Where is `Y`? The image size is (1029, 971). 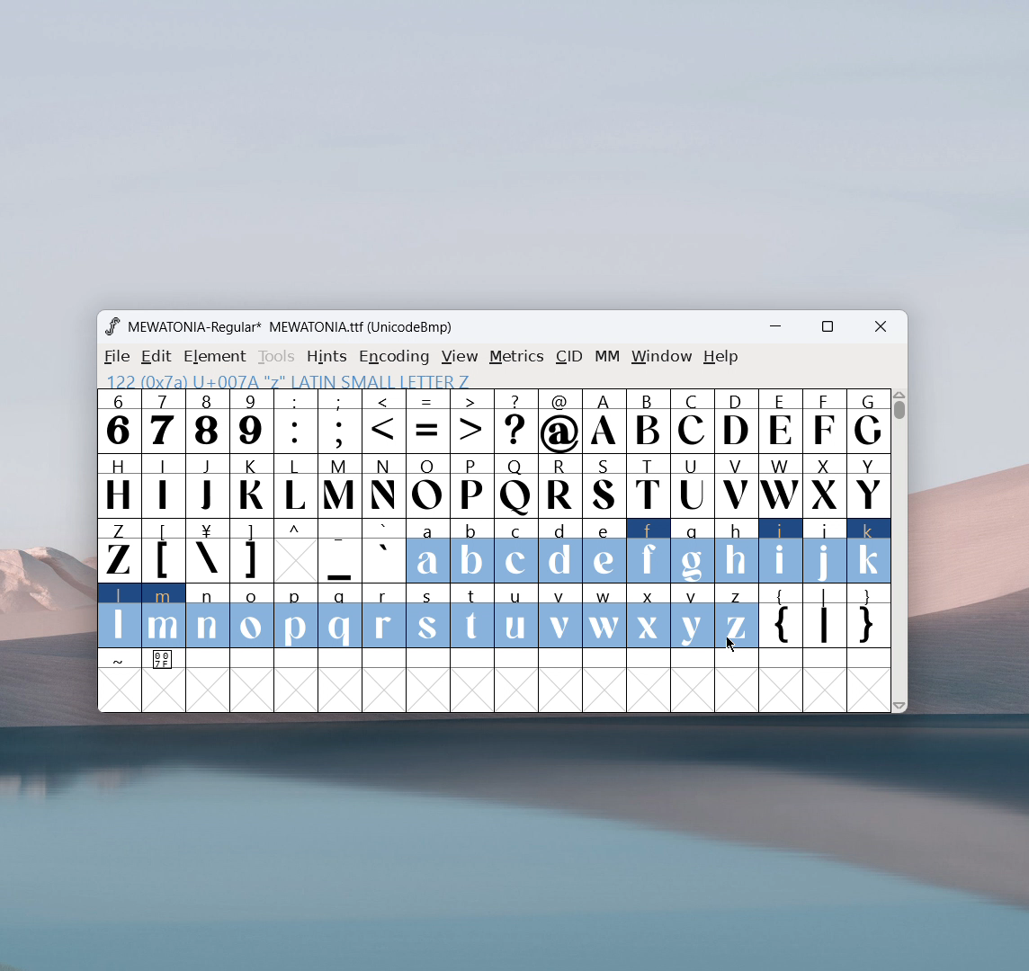
Y is located at coordinates (869, 485).